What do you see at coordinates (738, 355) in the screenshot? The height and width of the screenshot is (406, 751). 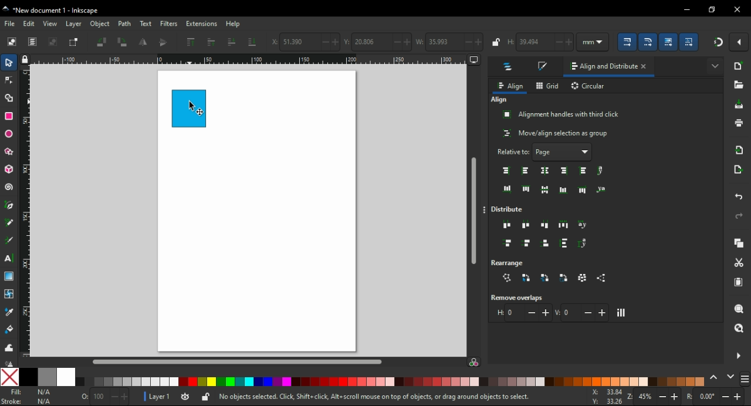 I see `more options` at bounding box center [738, 355].